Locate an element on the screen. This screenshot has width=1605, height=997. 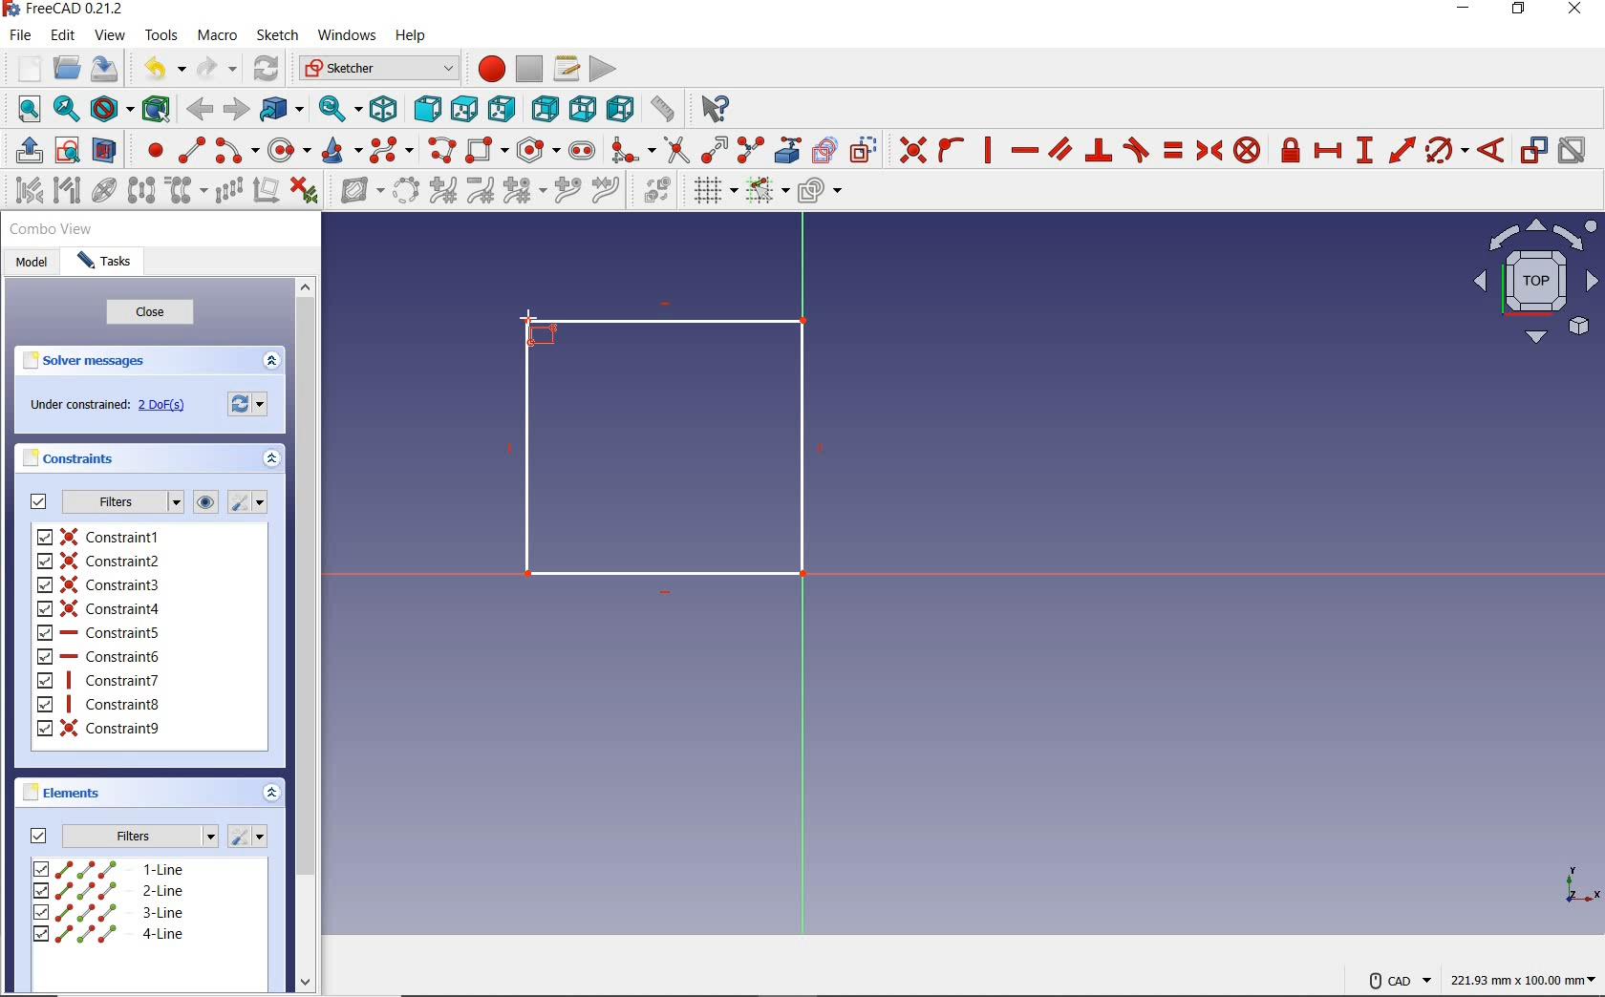
left is located at coordinates (618, 110).